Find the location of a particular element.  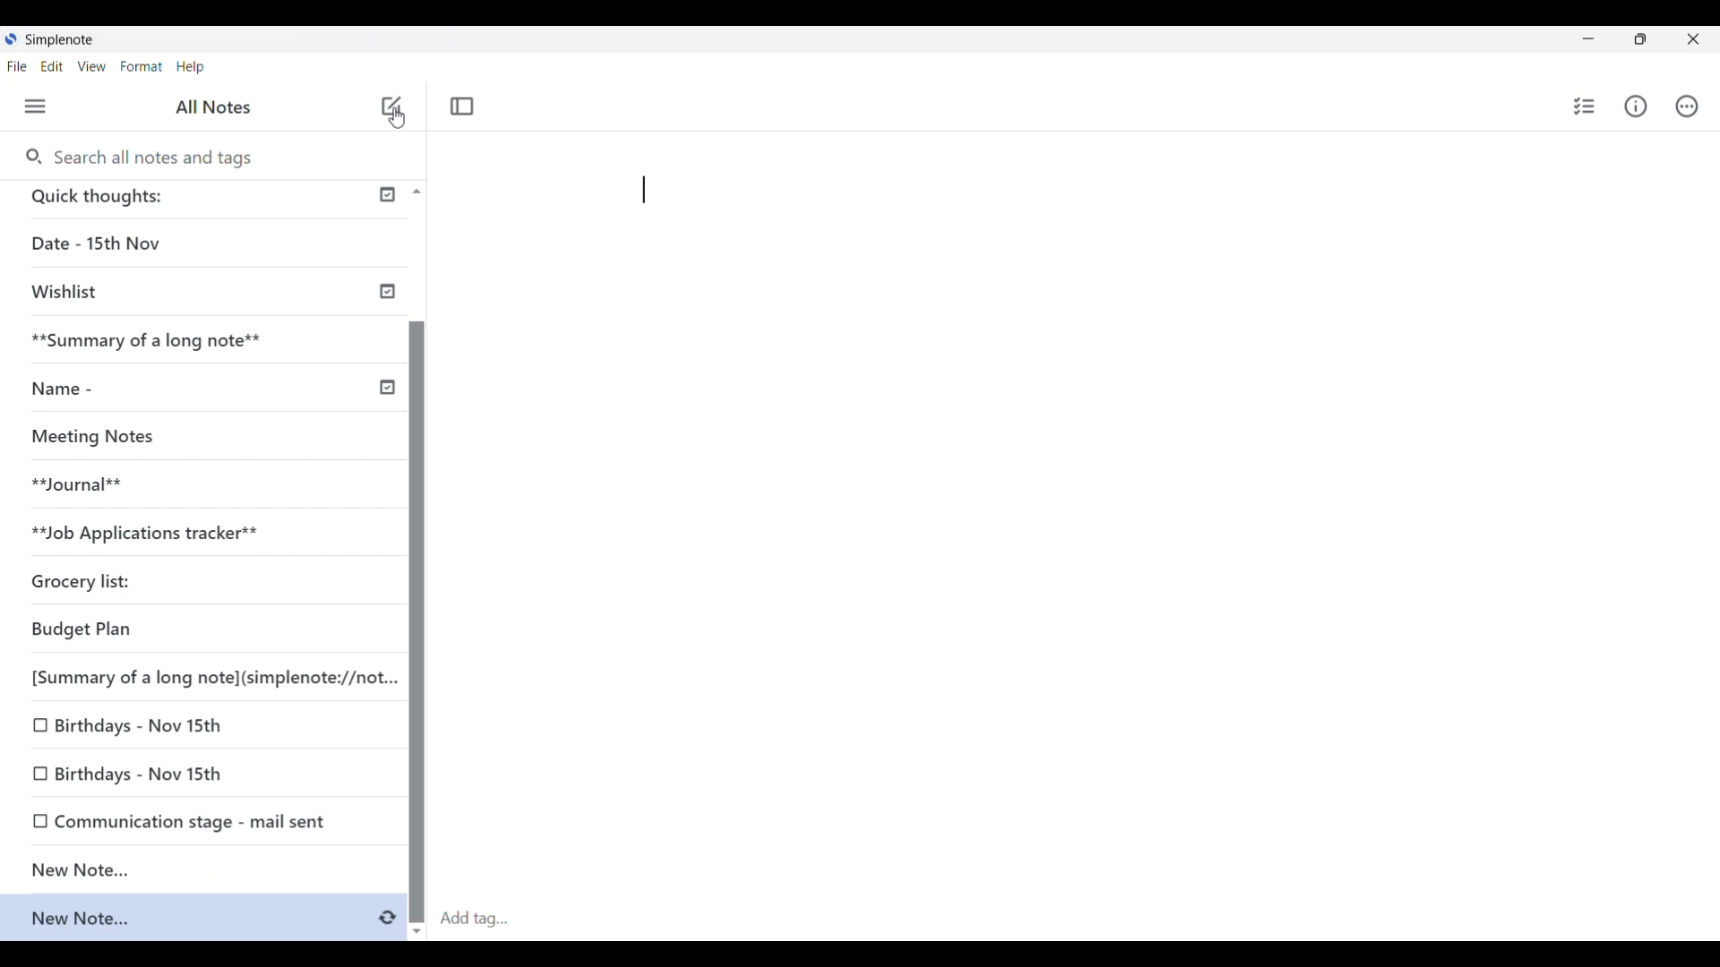

Click to type in tag is located at coordinates (473, 920).